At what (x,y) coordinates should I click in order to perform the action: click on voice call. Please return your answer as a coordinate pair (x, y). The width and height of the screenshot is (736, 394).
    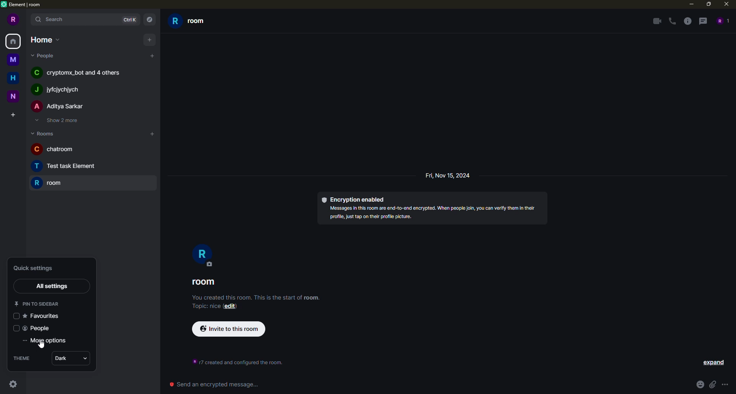
    Looking at the image, I should click on (672, 21).